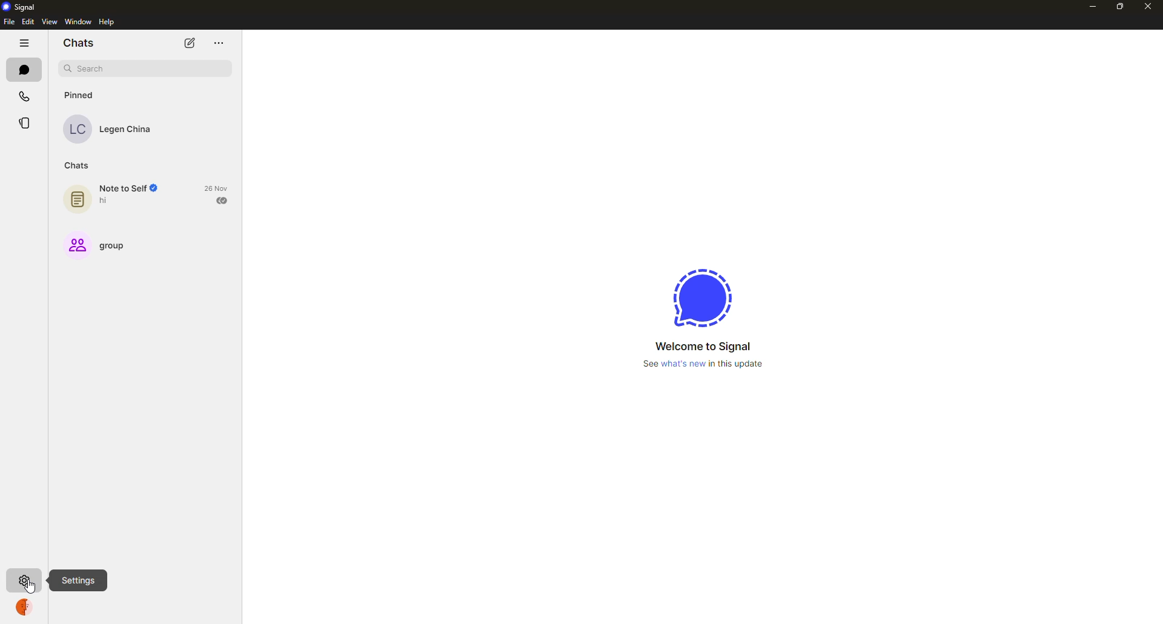 The width and height of the screenshot is (1163, 624). I want to click on Welcome to Signal, so click(703, 346).